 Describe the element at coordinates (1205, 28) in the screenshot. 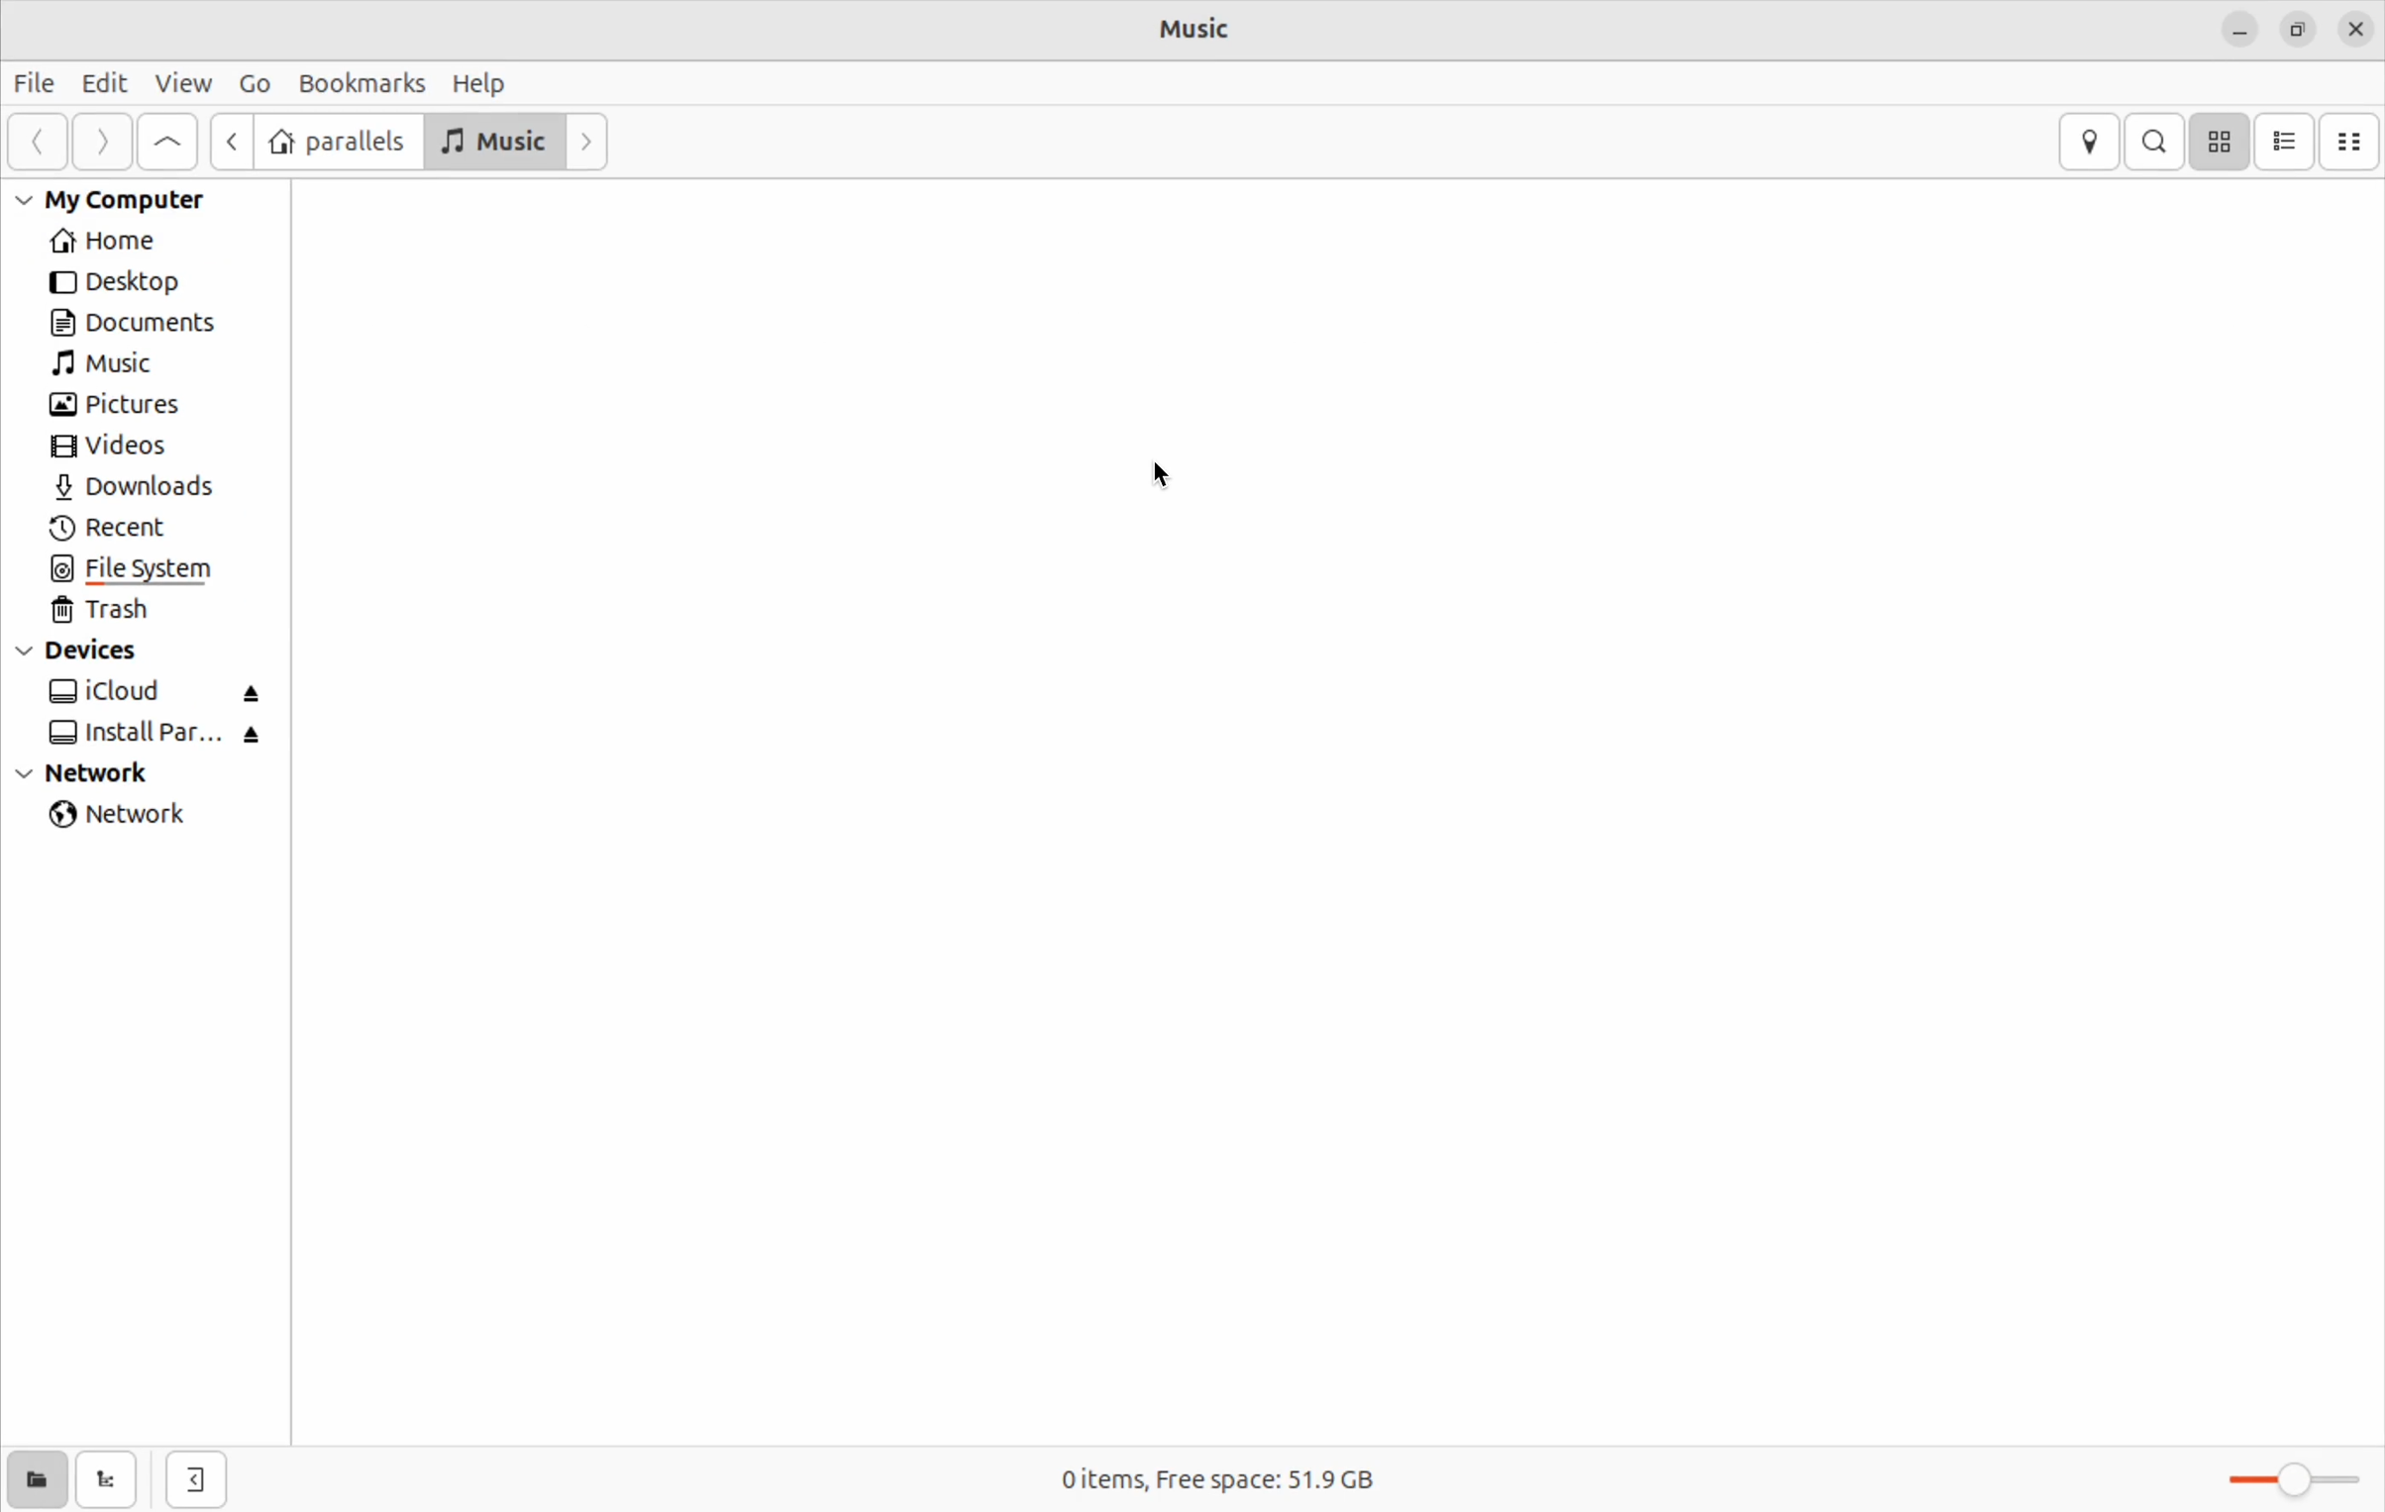

I see `music` at that location.